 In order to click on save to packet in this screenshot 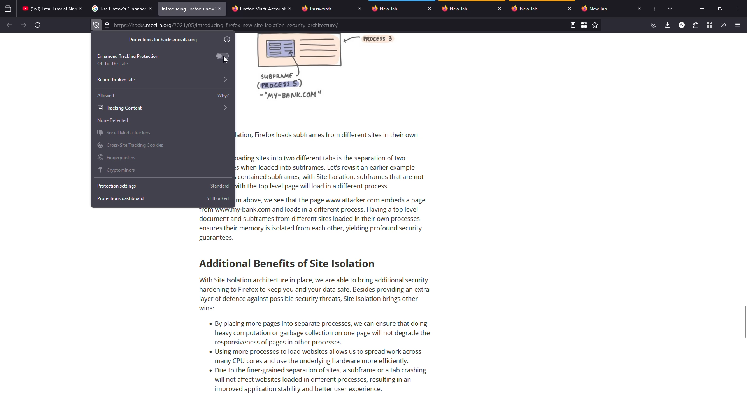, I will do `click(653, 25)`.